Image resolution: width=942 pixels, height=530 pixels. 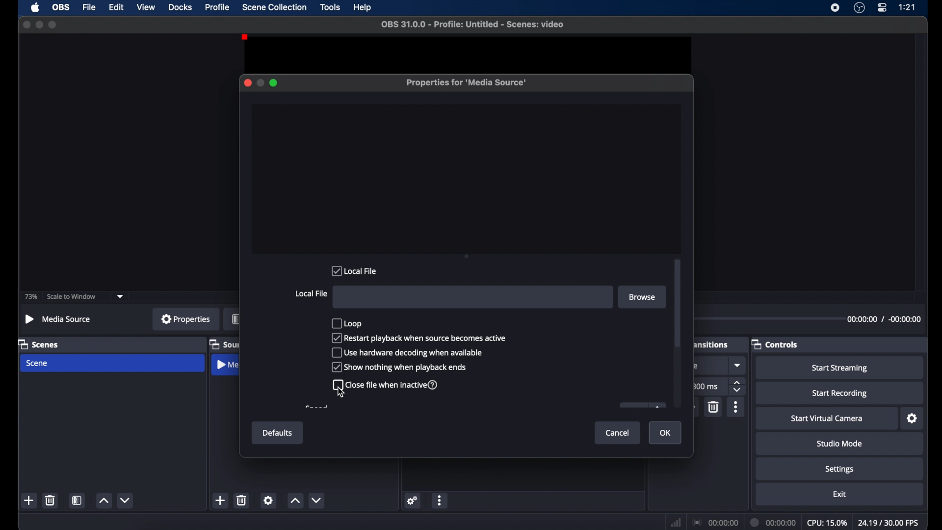 I want to click on add, so click(x=693, y=406).